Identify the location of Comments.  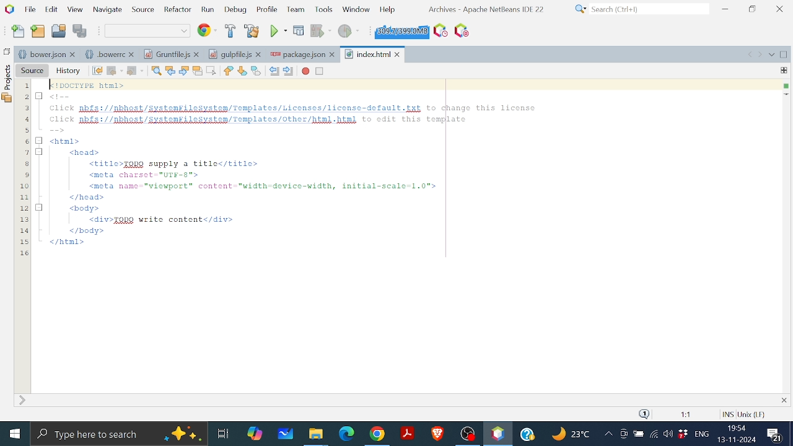
(776, 435).